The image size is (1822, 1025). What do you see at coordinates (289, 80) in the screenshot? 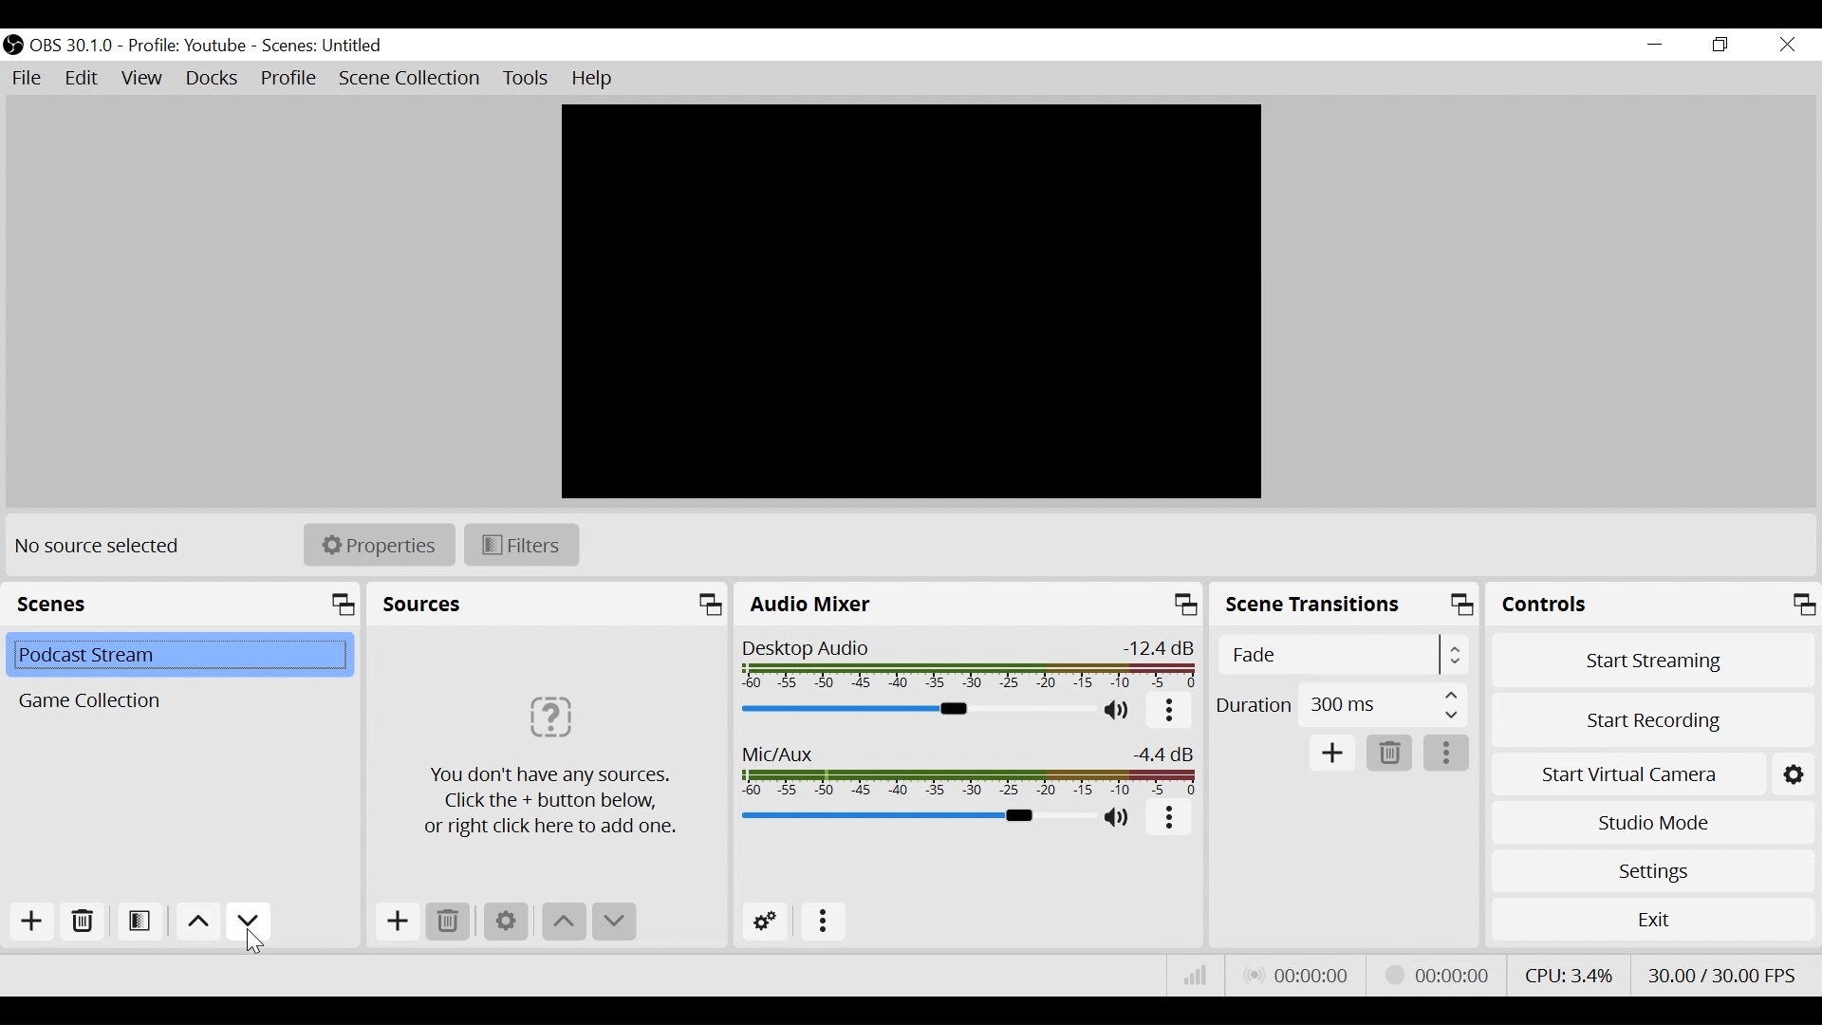
I see `Profile` at bounding box center [289, 80].